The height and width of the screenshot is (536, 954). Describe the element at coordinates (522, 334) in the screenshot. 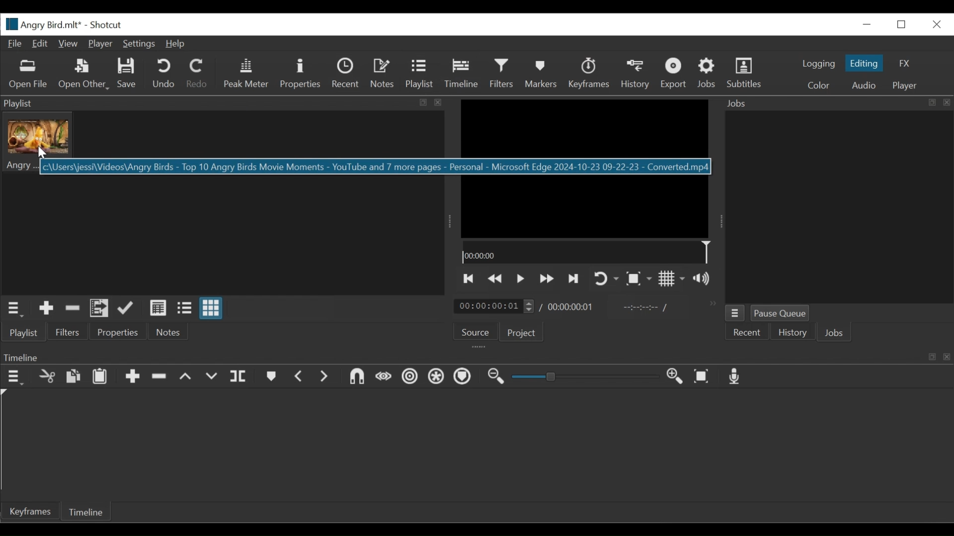

I see `Project` at that location.